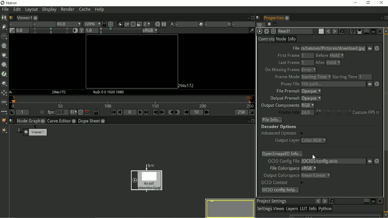 This screenshot has height=218, width=388. Describe the element at coordinates (68, 24) in the screenshot. I see `RGB` at that location.